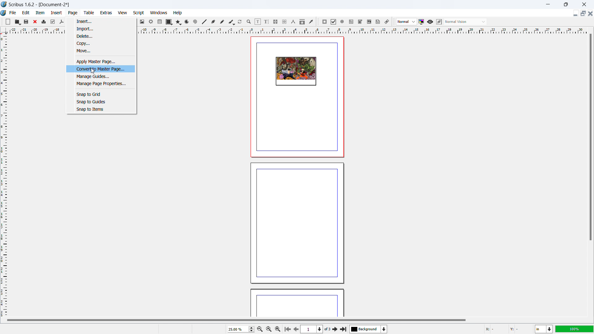 The image size is (594, 334). I want to click on table, so click(160, 22).